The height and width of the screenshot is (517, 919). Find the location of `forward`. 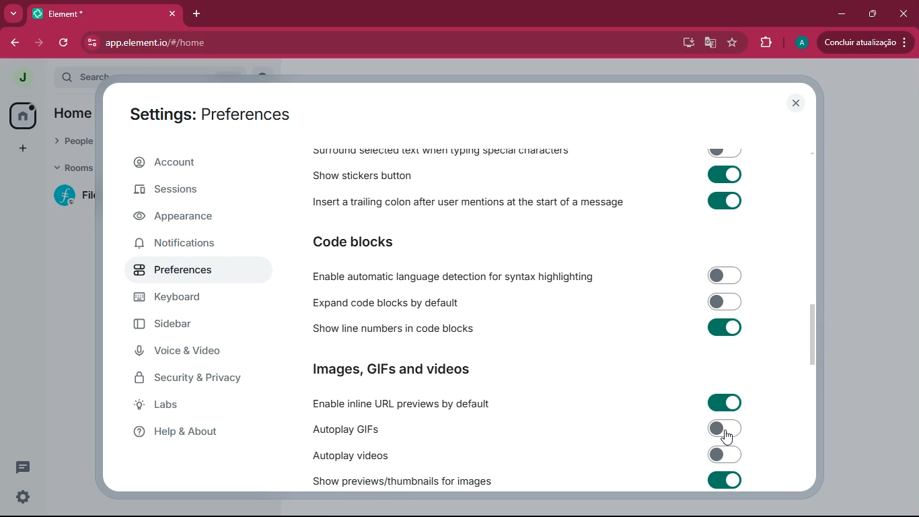

forward is located at coordinates (39, 42).